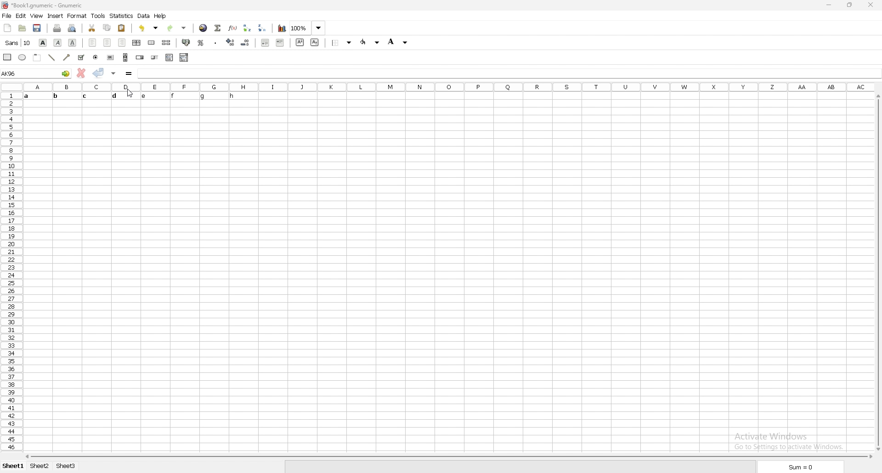 The height and width of the screenshot is (473, 882). Describe the element at coordinates (128, 92) in the screenshot. I see `cursor` at that location.